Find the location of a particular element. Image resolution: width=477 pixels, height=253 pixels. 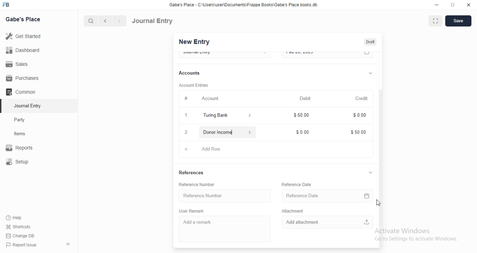

Add Row is located at coordinates (208, 148).